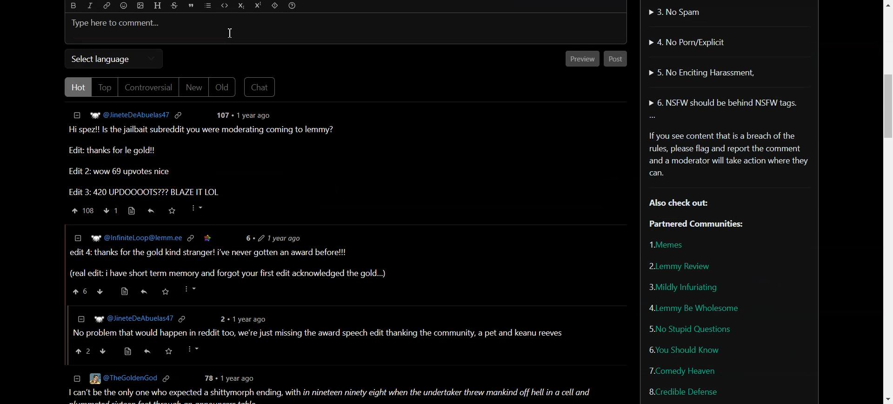 The height and width of the screenshot is (404, 893). What do you see at coordinates (196, 131) in the screenshot?
I see `Text` at bounding box center [196, 131].